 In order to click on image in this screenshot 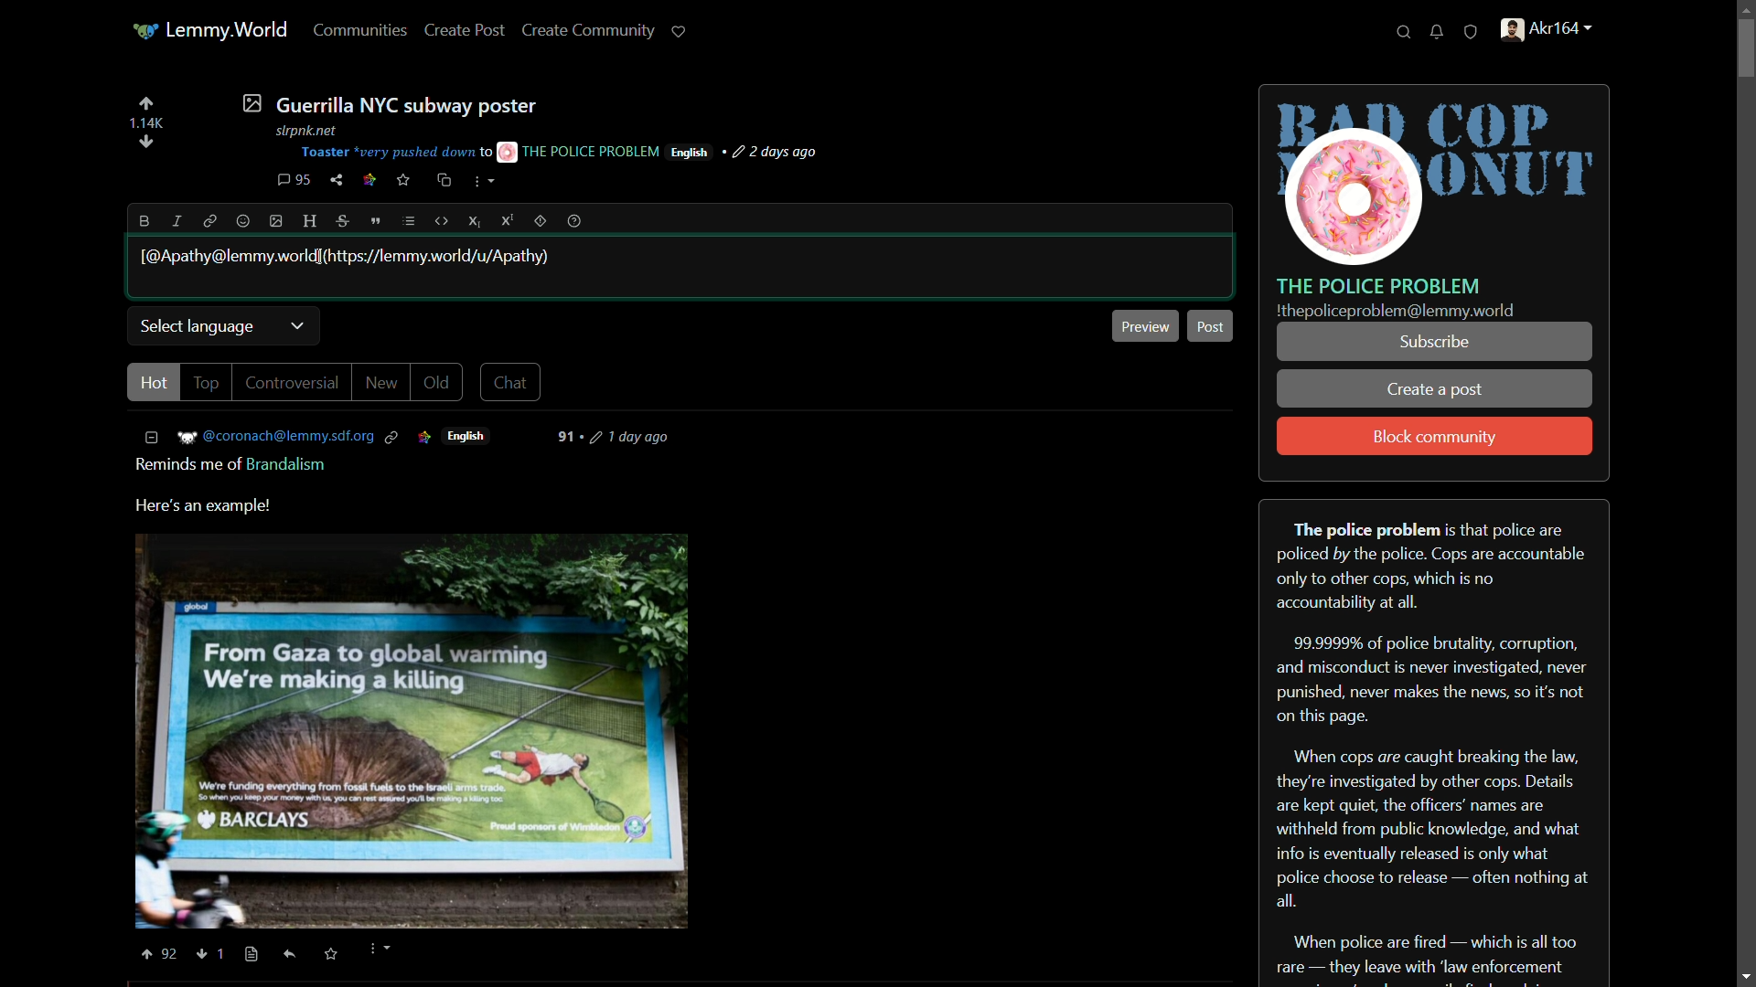, I will do `click(277, 221)`.